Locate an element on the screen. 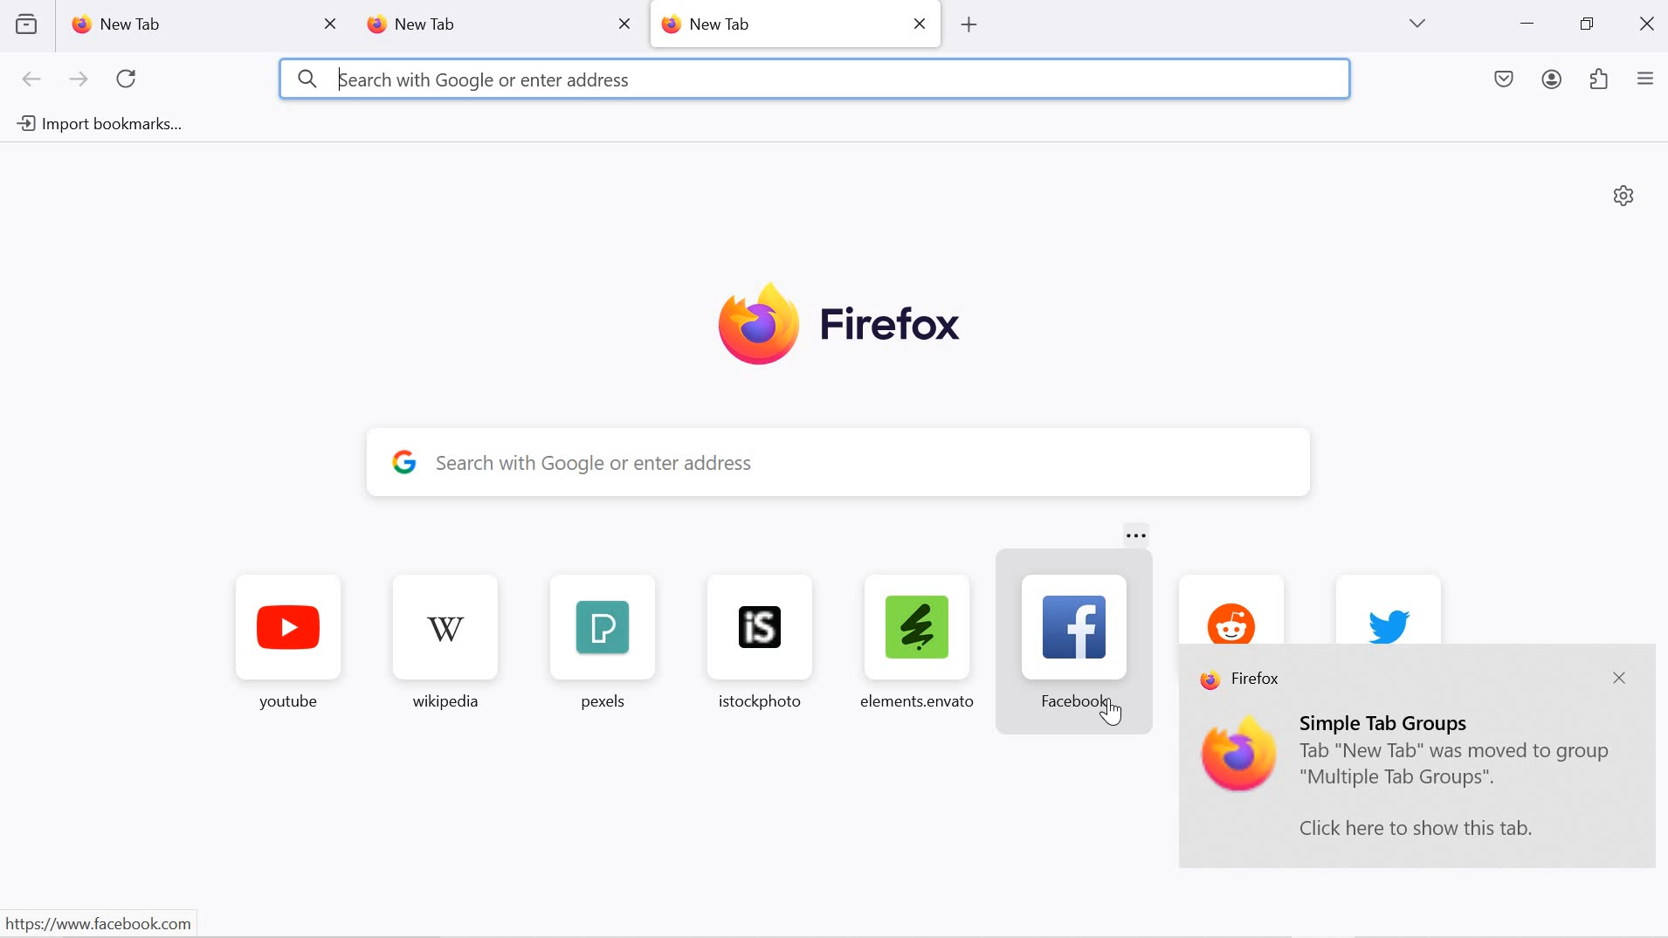 The height and width of the screenshot is (938, 1668). y Search with Google or enter address is located at coordinates (855, 463).